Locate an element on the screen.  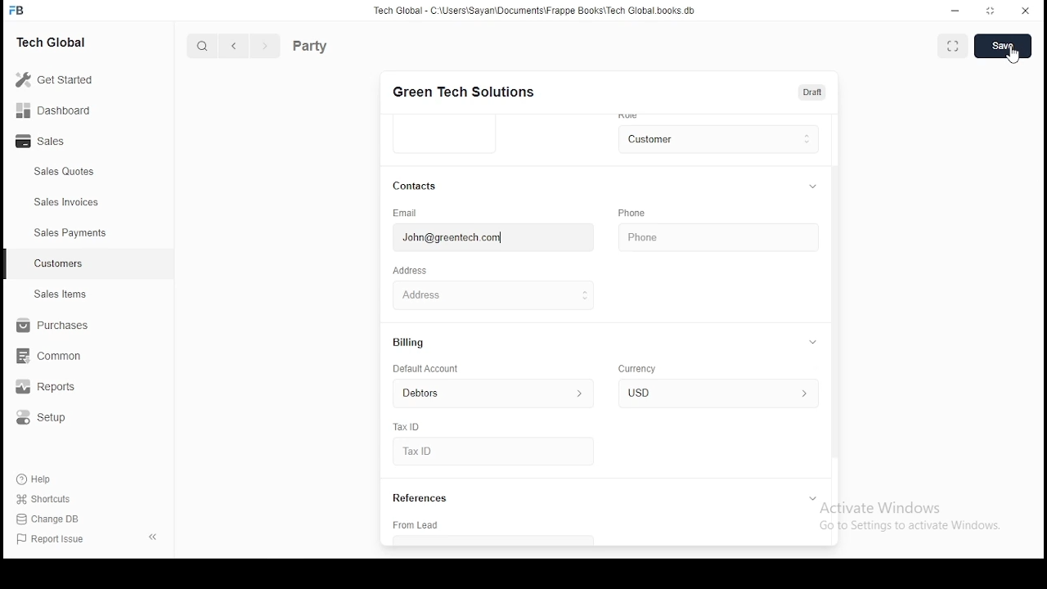
tech global - C:\users\sayan\documents\frappeboks\techgobalbooks.db is located at coordinates (536, 11).